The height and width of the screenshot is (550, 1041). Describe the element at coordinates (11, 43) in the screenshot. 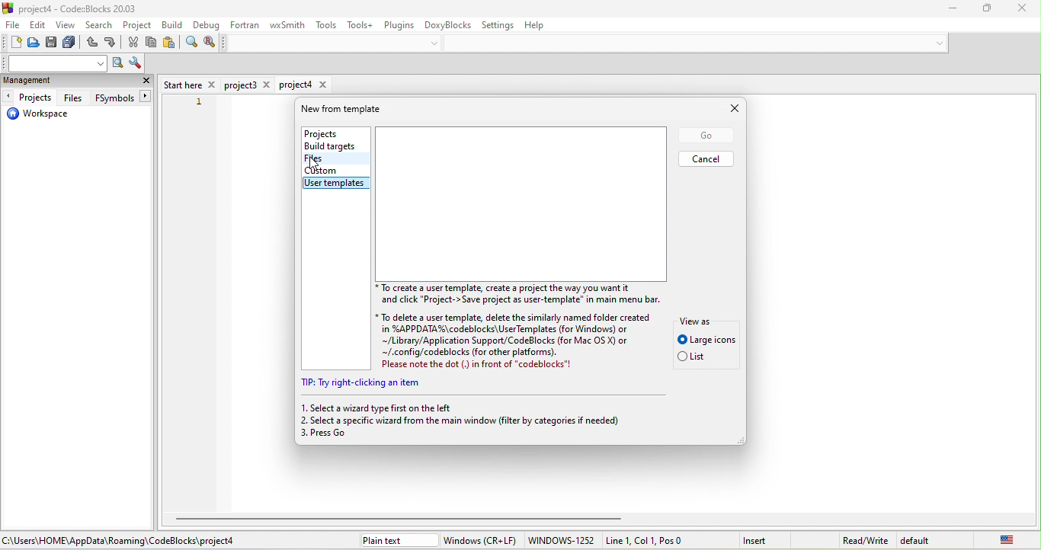

I see `new` at that location.